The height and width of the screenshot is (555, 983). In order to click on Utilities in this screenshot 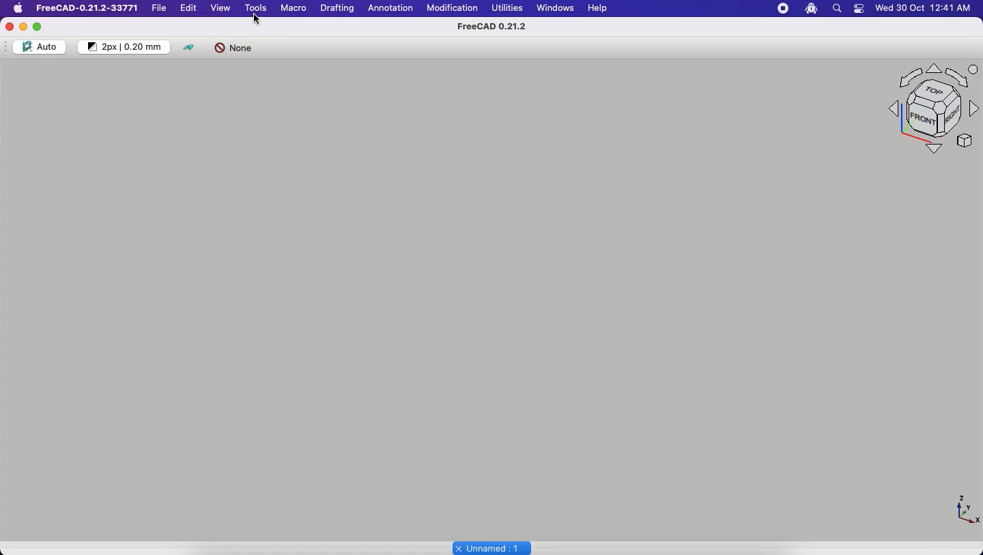, I will do `click(508, 10)`.